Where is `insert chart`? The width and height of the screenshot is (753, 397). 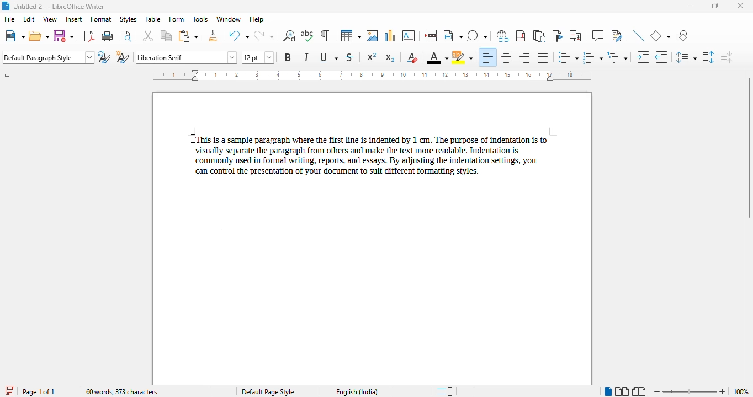
insert chart is located at coordinates (391, 35).